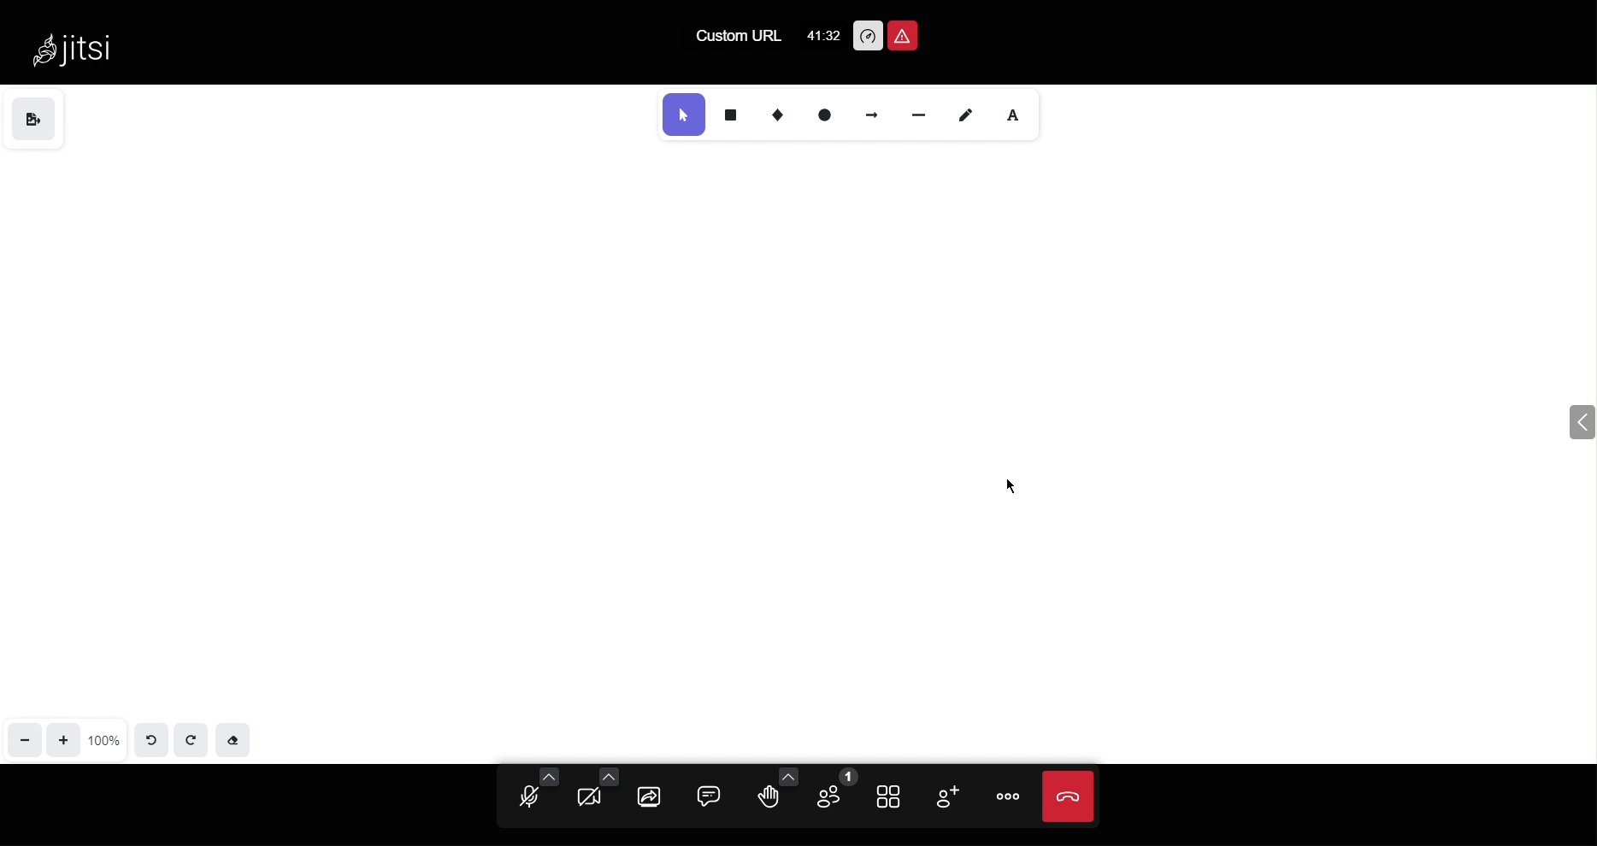 Image resolution: width=1597 pixels, height=846 pixels. What do you see at coordinates (653, 795) in the screenshot?
I see `Share Screen` at bounding box center [653, 795].